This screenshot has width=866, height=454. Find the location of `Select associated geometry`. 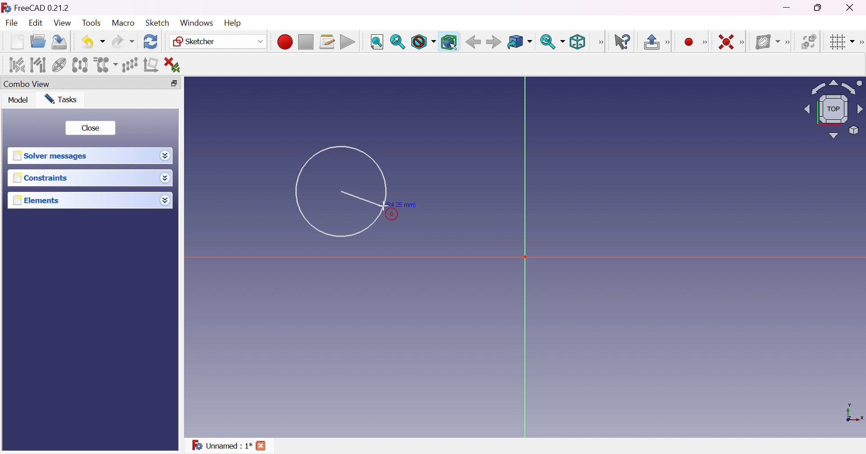

Select associated geometry is located at coordinates (38, 65).